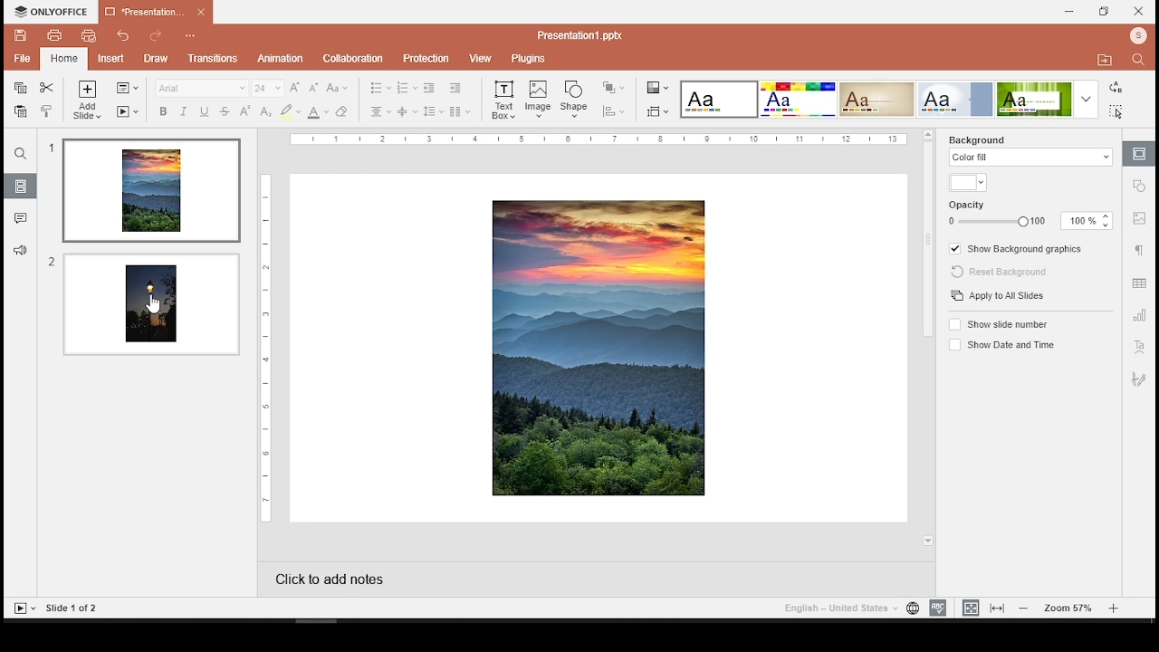  I want to click on superscript, so click(245, 111).